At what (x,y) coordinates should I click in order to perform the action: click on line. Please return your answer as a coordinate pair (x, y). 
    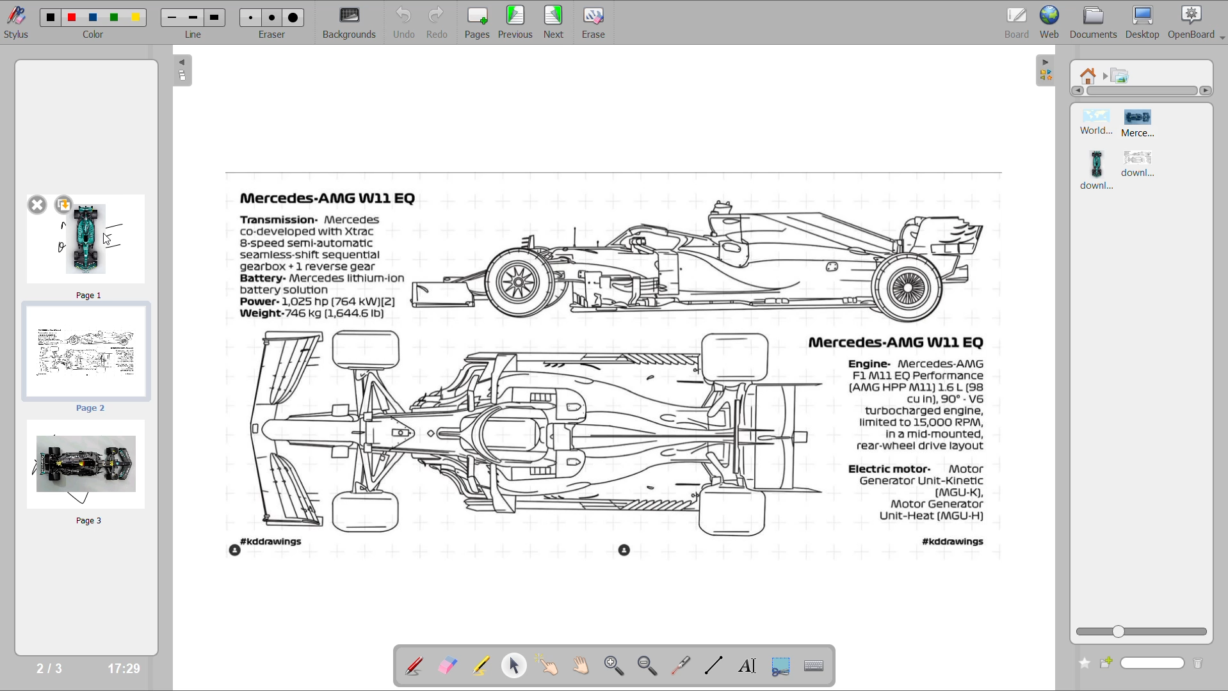
    Looking at the image, I should click on (195, 34).